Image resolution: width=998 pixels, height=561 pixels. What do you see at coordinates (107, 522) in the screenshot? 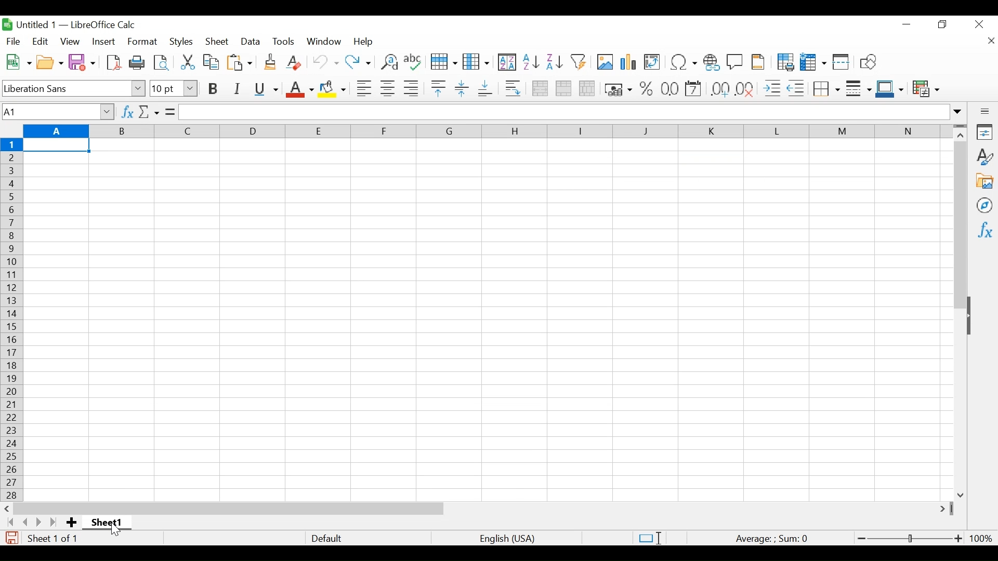
I see `Sheet name` at bounding box center [107, 522].